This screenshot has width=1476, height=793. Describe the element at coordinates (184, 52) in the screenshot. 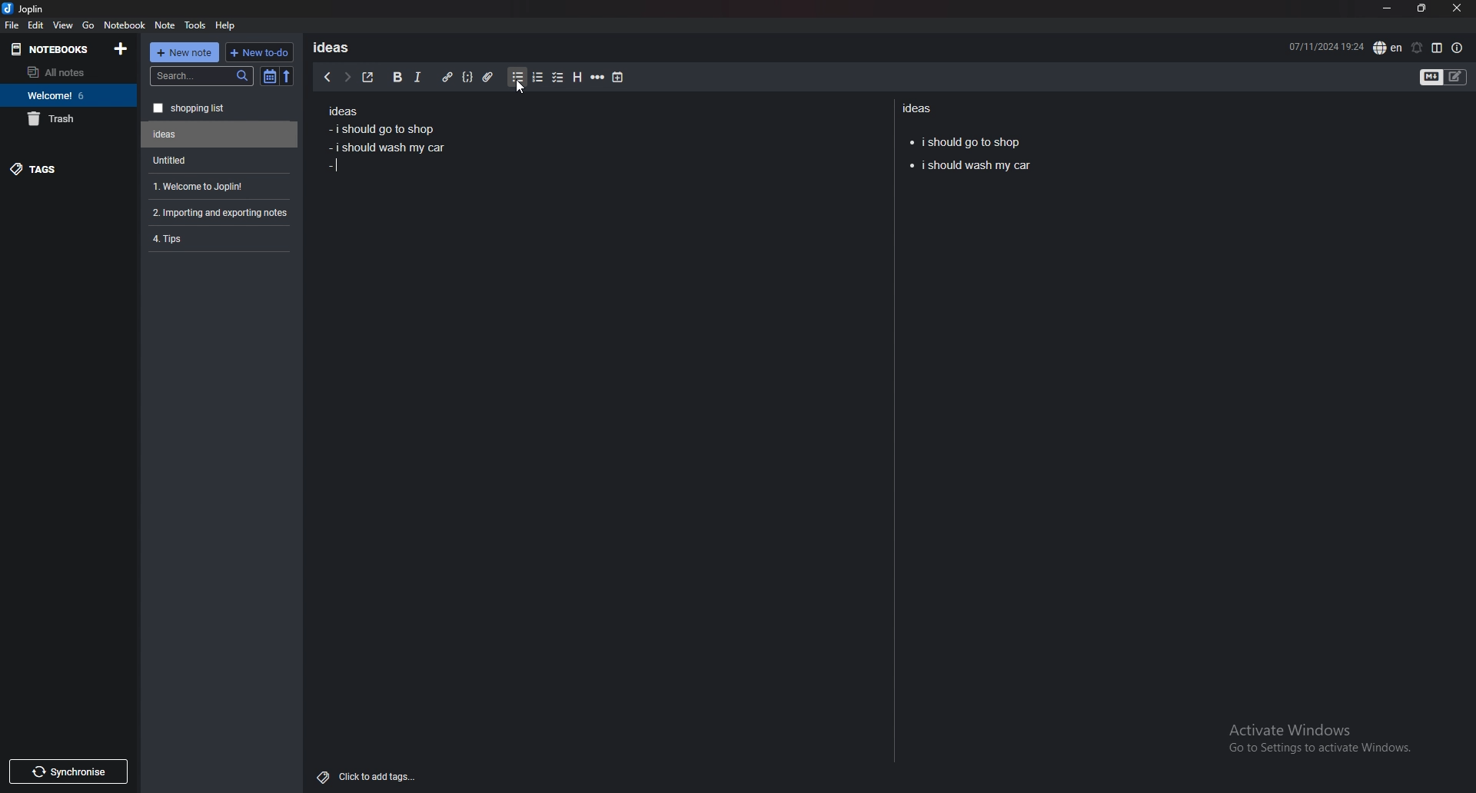

I see `new note` at that location.